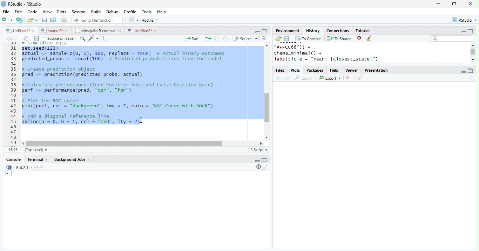  I want to click on # calculate performance (True Positive Rate and False Positive Rate)
perf <- performance(pred, “tpr", “fpr"), so click(117, 88).